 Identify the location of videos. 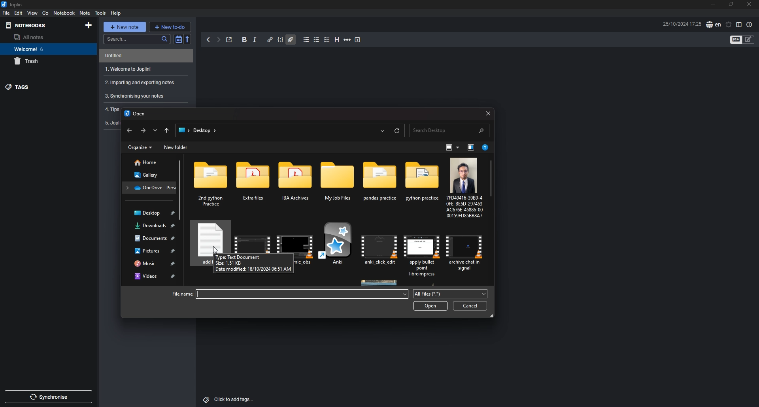
(152, 276).